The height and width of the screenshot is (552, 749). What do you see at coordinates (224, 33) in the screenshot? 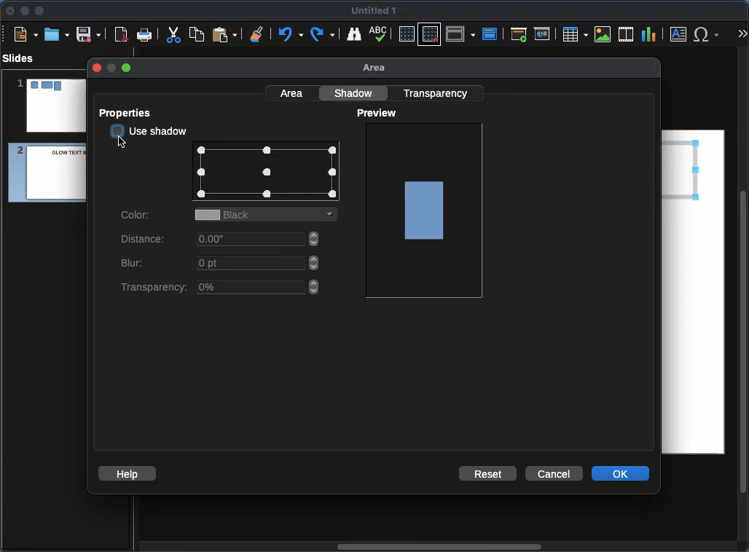
I see `Paste` at bounding box center [224, 33].